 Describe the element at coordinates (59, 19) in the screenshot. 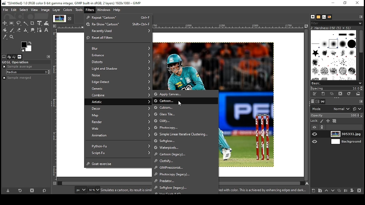

I see `tab` at that location.